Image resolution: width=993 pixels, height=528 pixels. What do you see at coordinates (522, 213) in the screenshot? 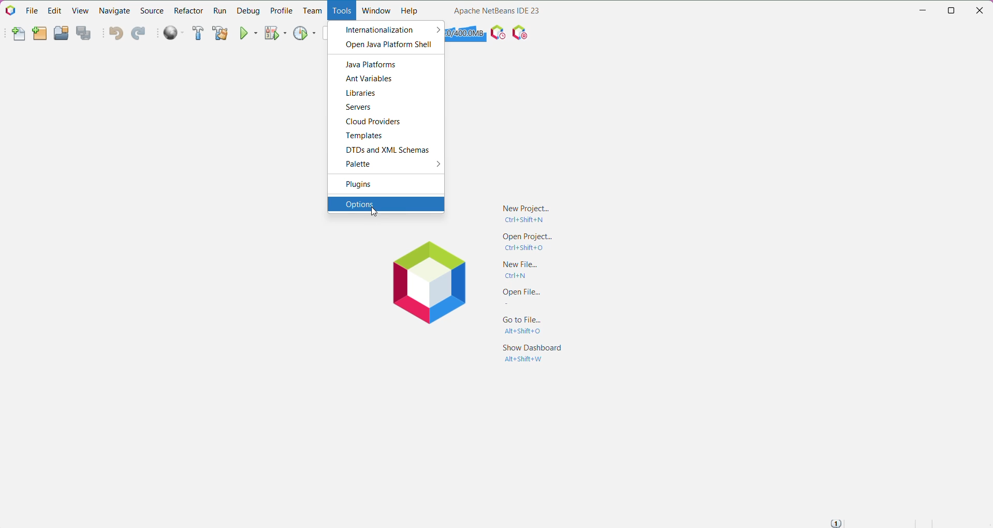
I see `New Project` at bounding box center [522, 213].